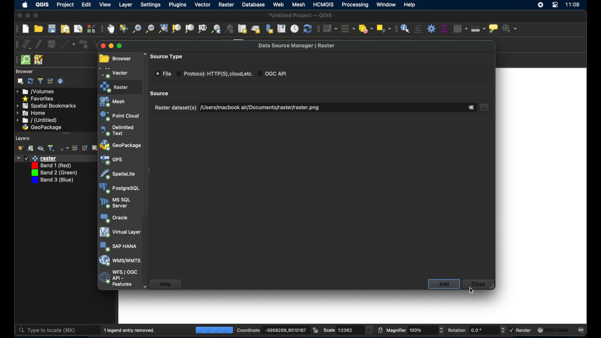 This screenshot has height=338, width=601. What do you see at coordinates (502, 330) in the screenshot?
I see `Increase or decrease` at bounding box center [502, 330].